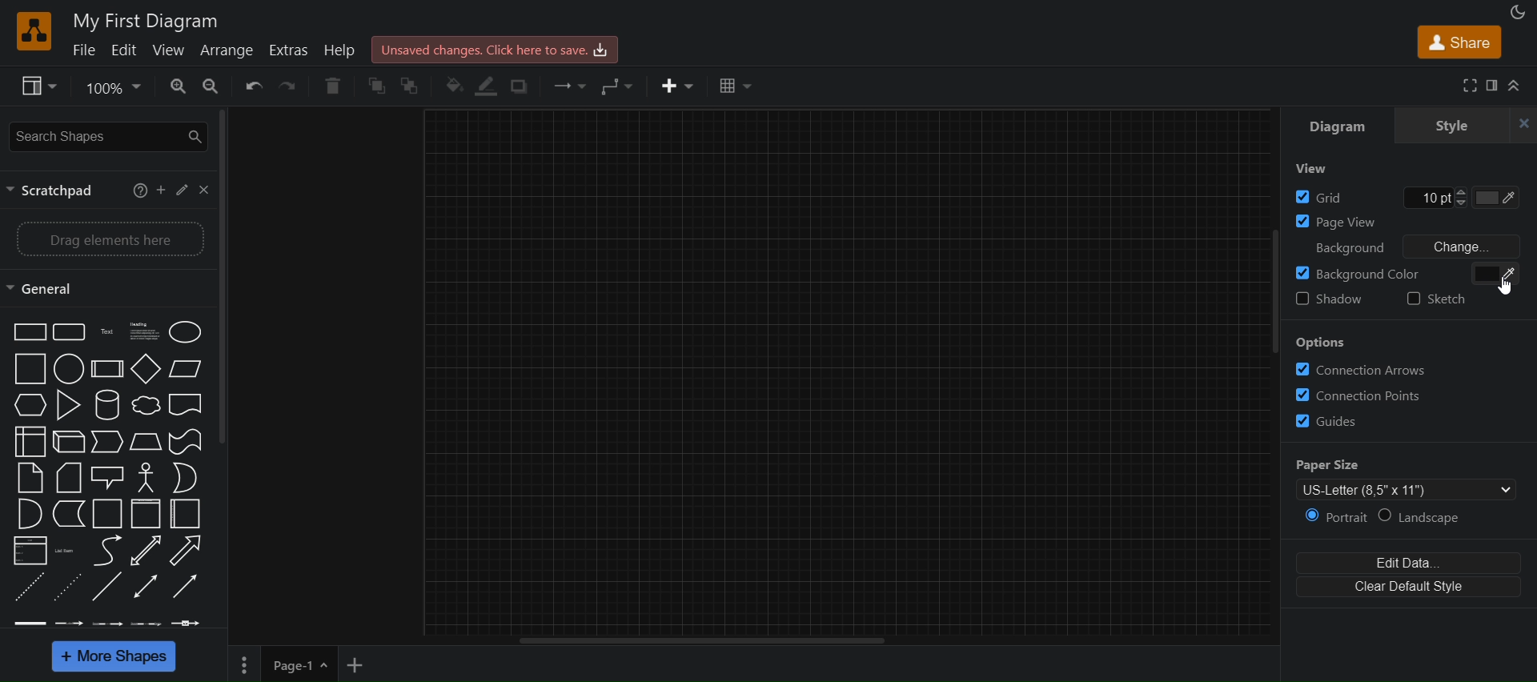 This screenshot has width=1537, height=682. I want to click on click here to save, so click(493, 48).